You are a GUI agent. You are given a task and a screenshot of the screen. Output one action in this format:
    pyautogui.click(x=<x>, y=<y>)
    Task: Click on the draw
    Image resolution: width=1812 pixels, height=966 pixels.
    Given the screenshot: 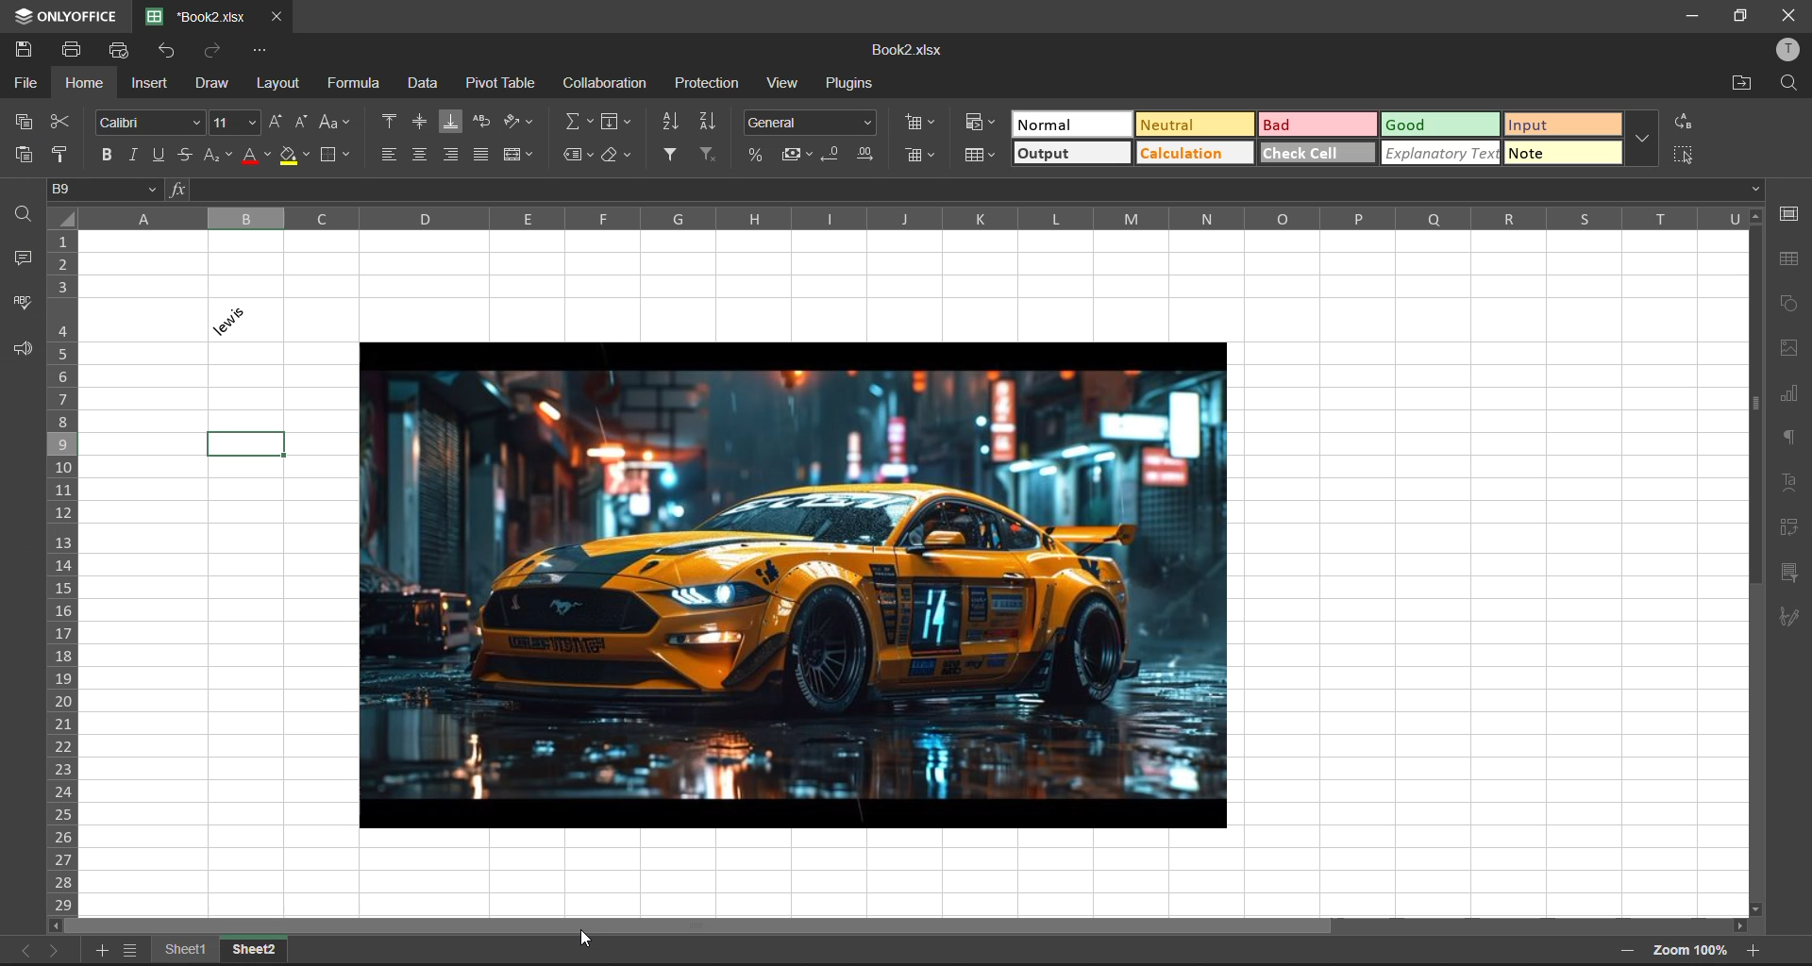 What is the action you would take?
    pyautogui.click(x=210, y=82)
    